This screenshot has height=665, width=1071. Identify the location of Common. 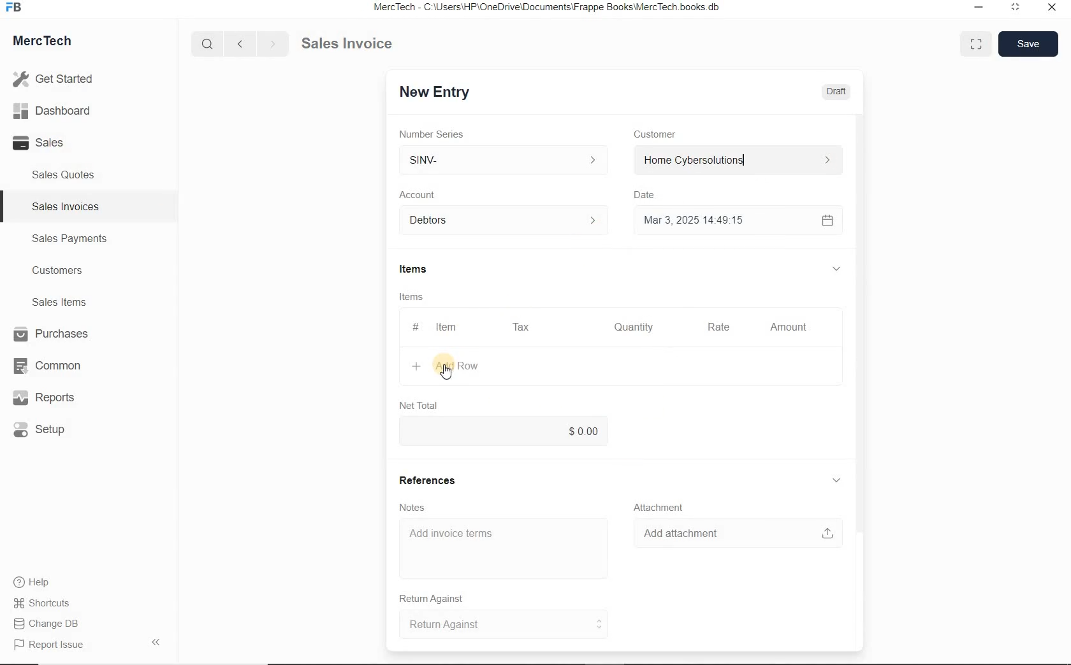
(53, 365).